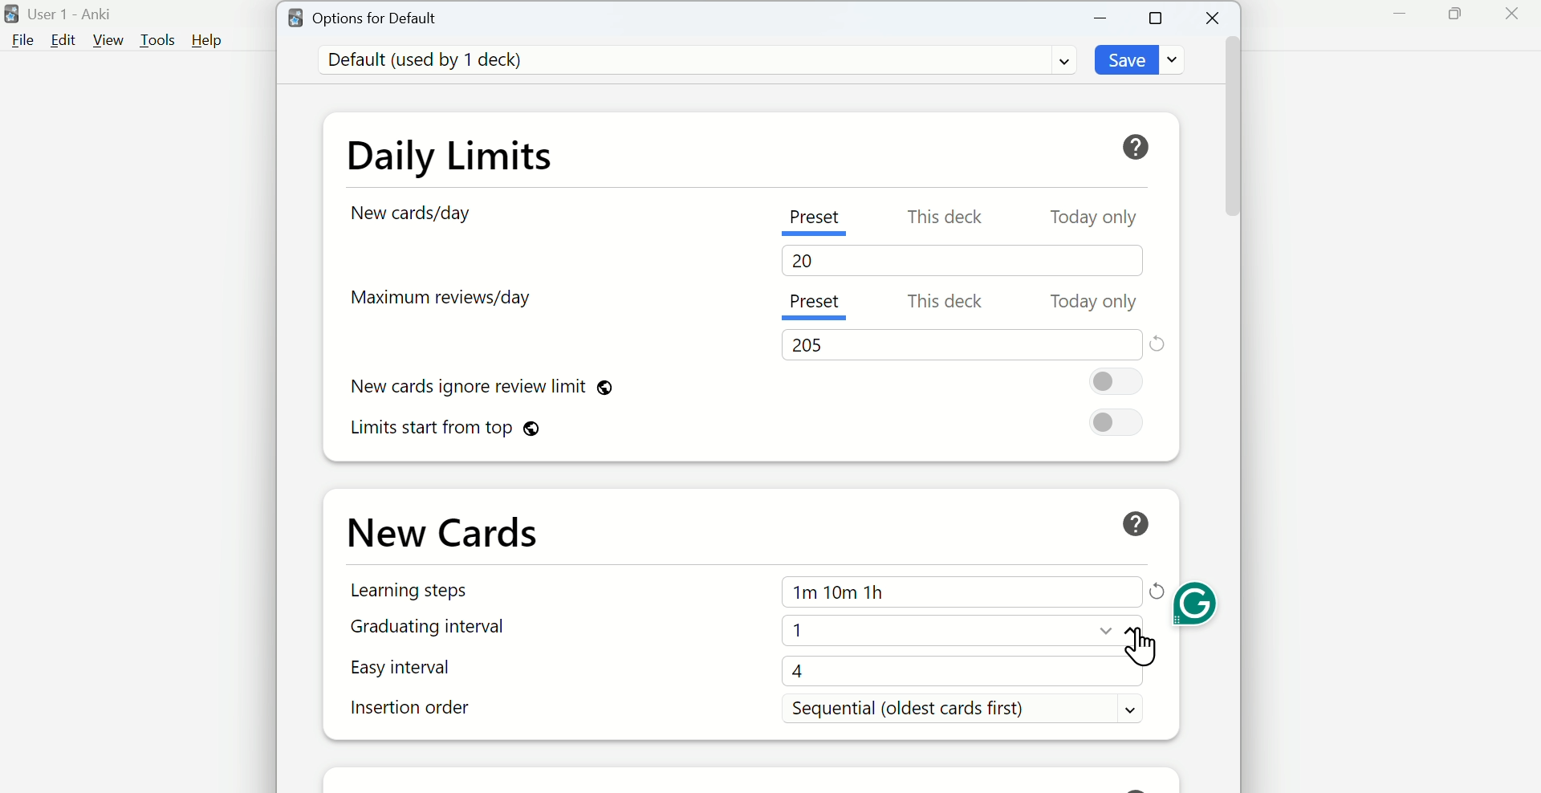  What do you see at coordinates (957, 586) in the screenshot?
I see `1m 10m` at bounding box center [957, 586].